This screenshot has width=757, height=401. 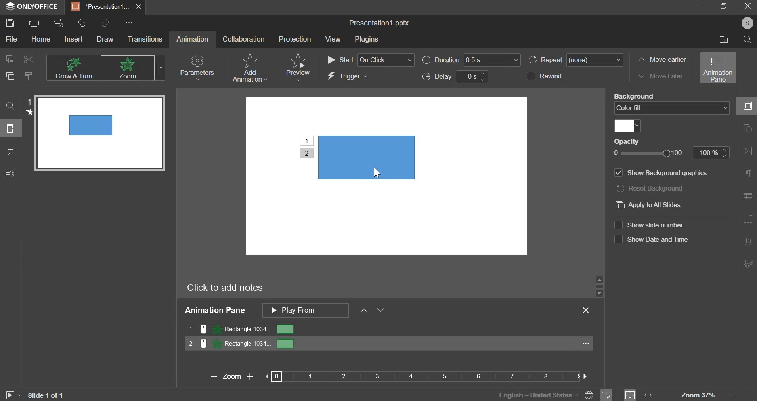 What do you see at coordinates (48, 395) in the screenshot?
I see `Slide 1 0f 1` at bounding box center [48, 395].